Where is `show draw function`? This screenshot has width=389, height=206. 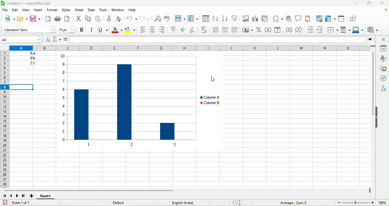 show draw function is located at coordinates (354, 18).